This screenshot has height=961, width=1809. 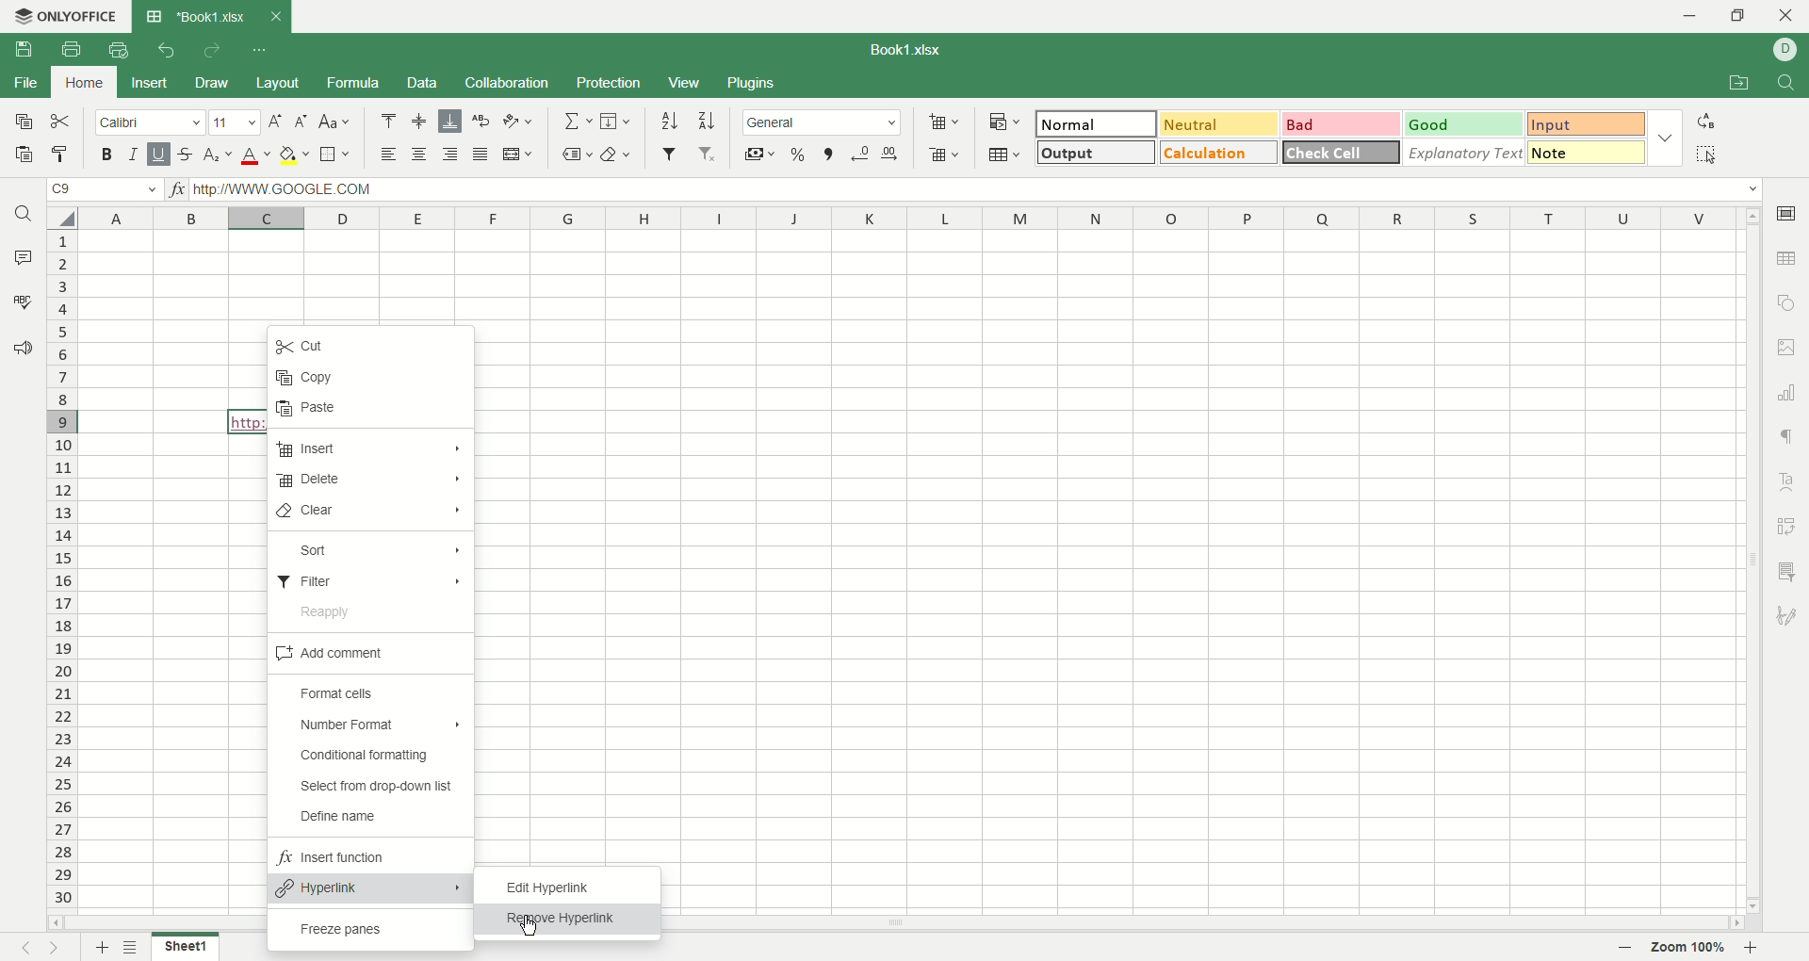 I want to click on font name, so click(x=151, y=124).